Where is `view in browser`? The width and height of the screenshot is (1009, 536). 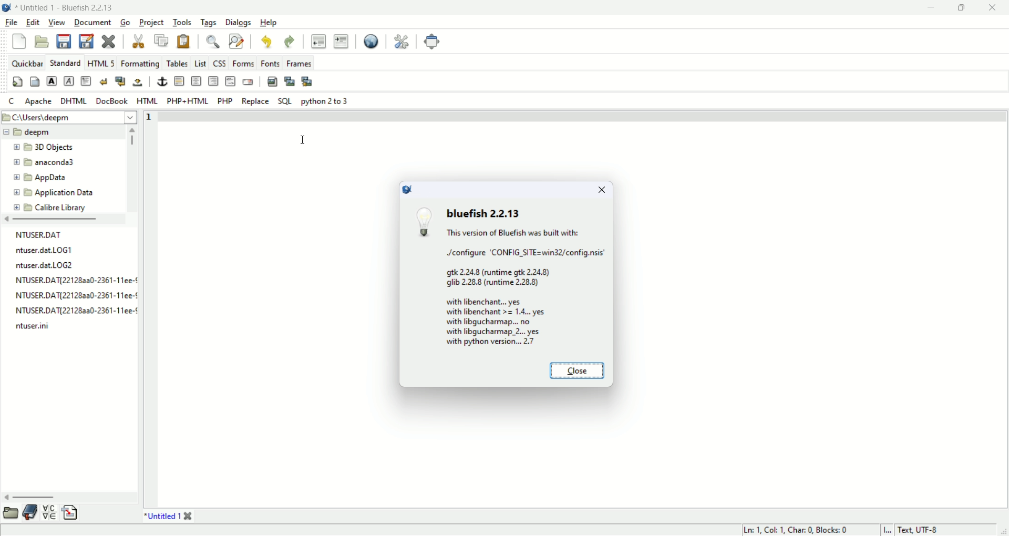 view in browser is located at coordinates (369, 40).